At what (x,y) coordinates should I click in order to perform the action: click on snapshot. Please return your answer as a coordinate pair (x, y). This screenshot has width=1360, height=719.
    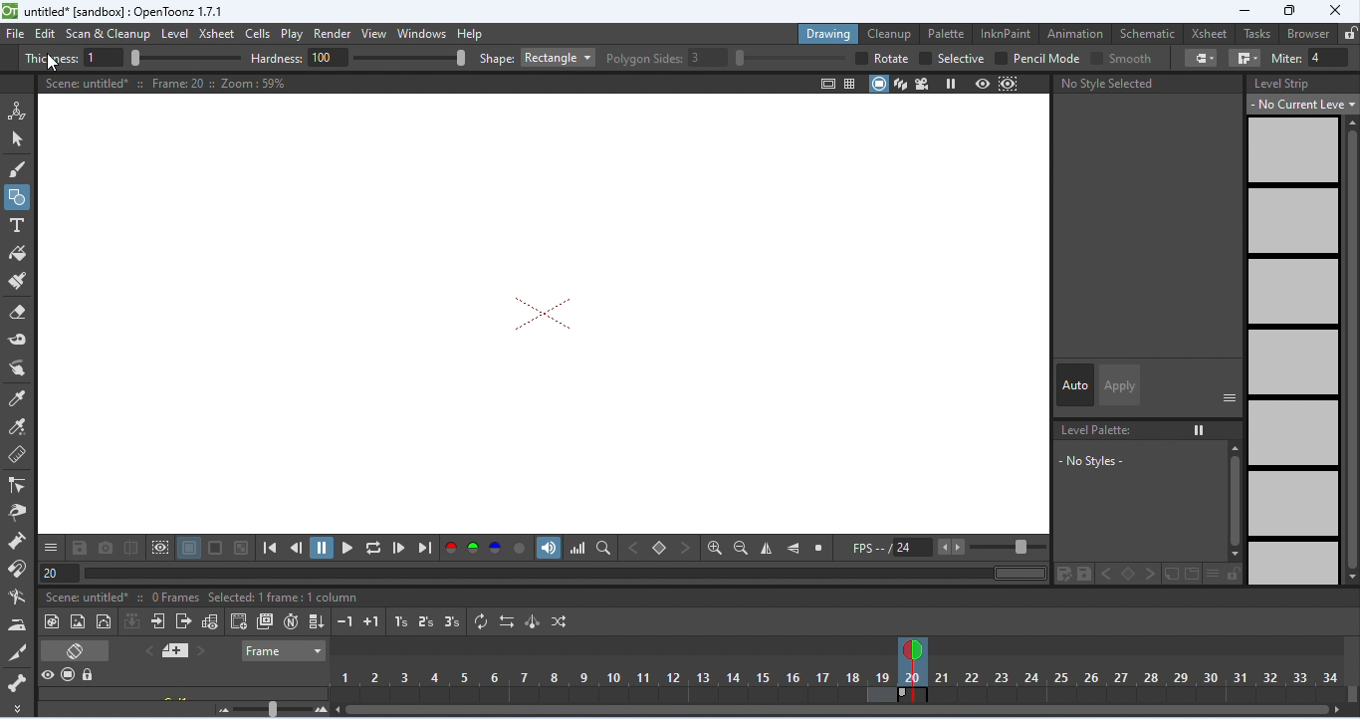
    Looking at the image, I should click on (106, 548).